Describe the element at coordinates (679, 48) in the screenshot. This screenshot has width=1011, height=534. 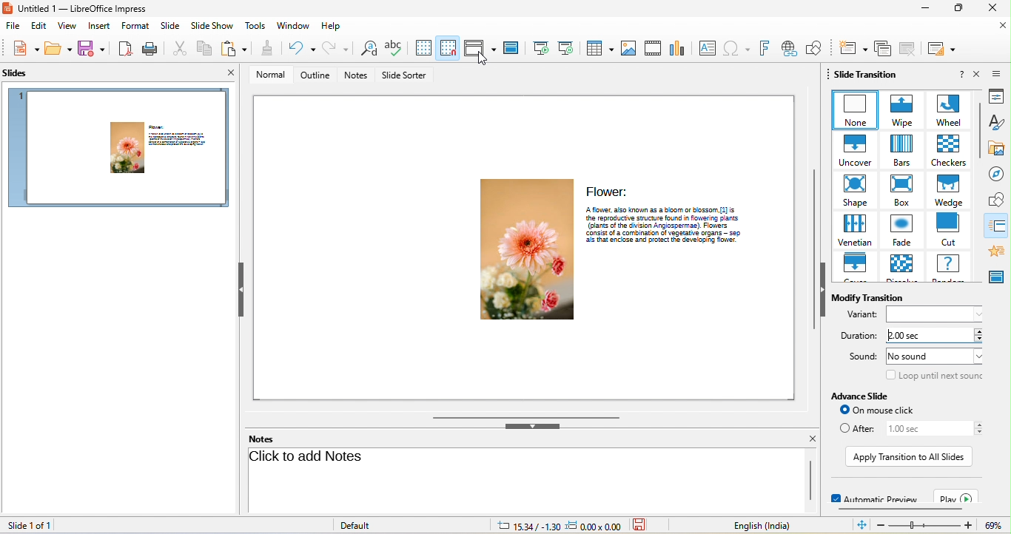
I see `chart` at that location.